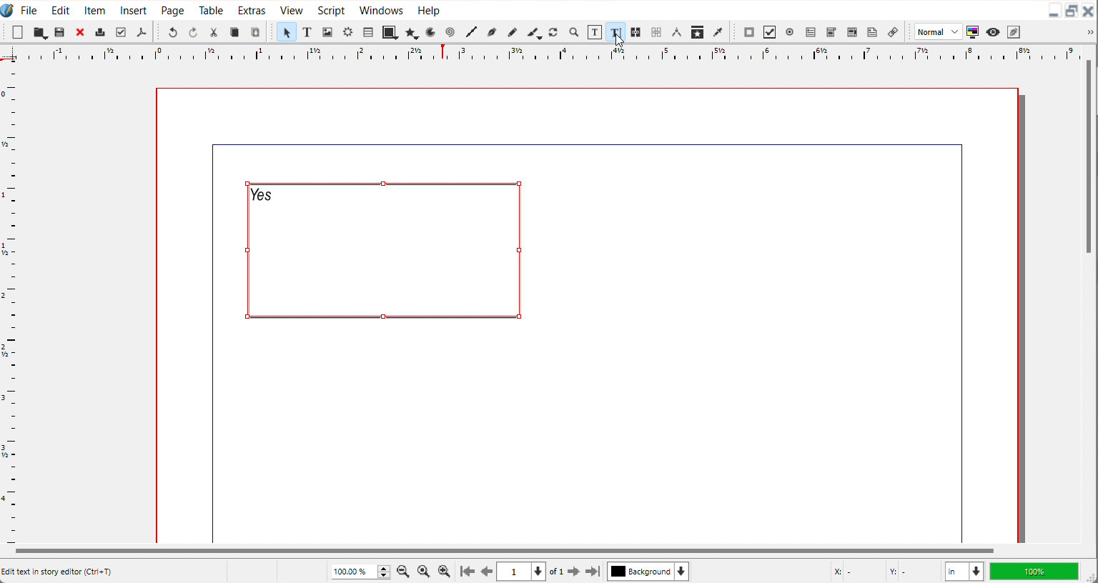  Describe the element at coordinates (332, 9) in the screenshot. I see `Script` at that location.